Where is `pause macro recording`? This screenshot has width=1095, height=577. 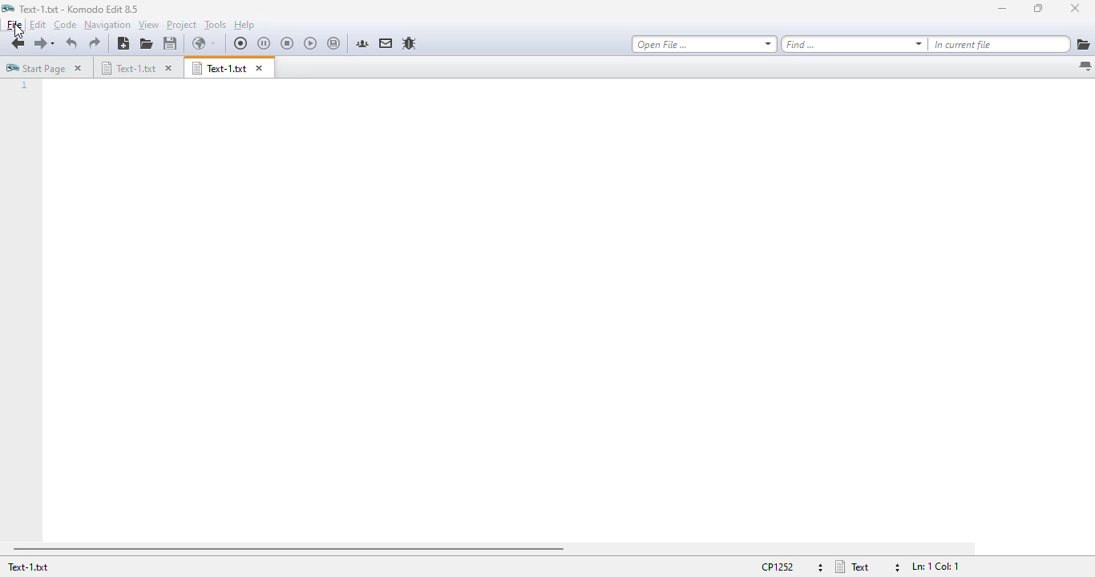
pause macro recording is located at coordinates (264, 44).